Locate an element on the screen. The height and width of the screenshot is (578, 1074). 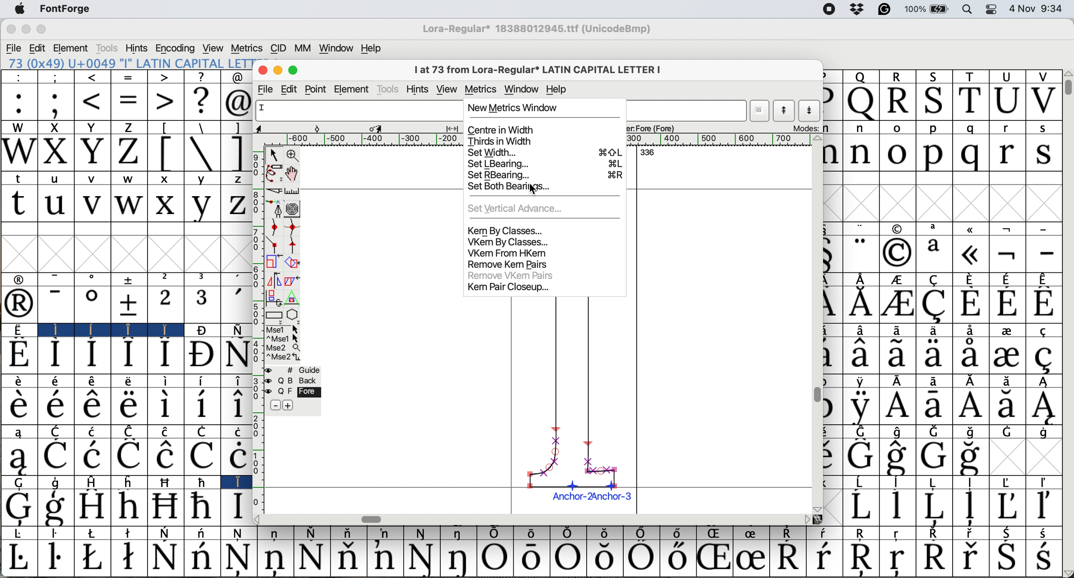
Symbol is located at coordinates (202, 381).